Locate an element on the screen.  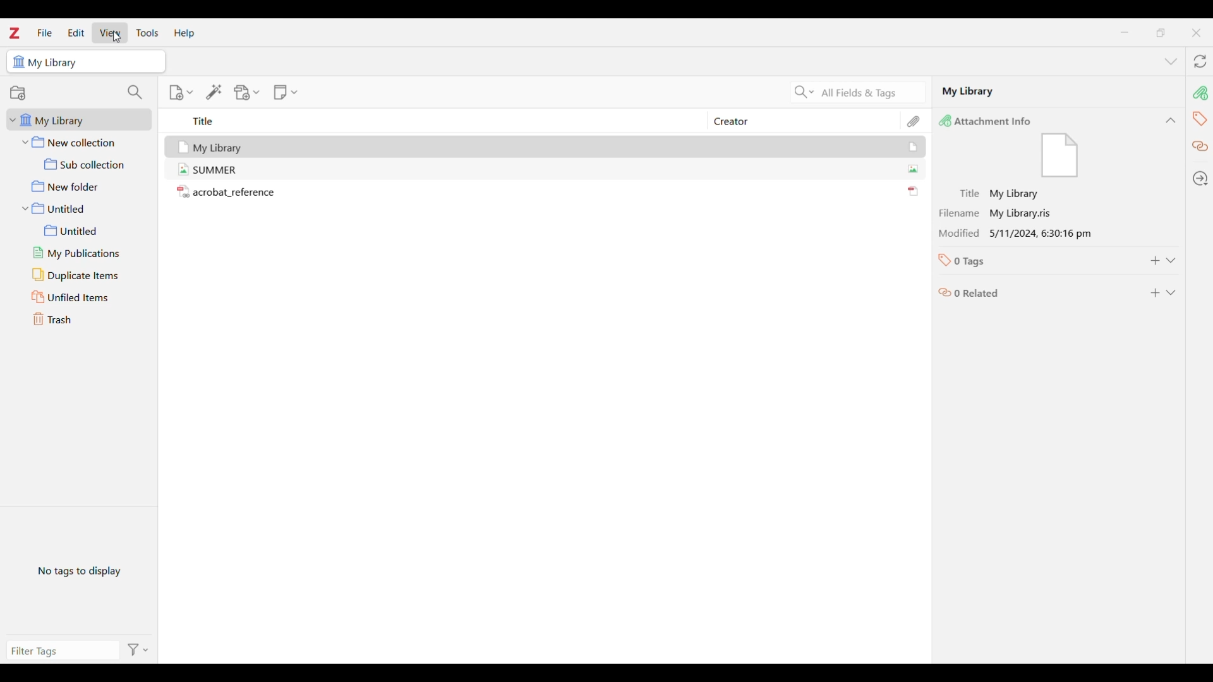
Creator column is located at coordinates (792, 121).